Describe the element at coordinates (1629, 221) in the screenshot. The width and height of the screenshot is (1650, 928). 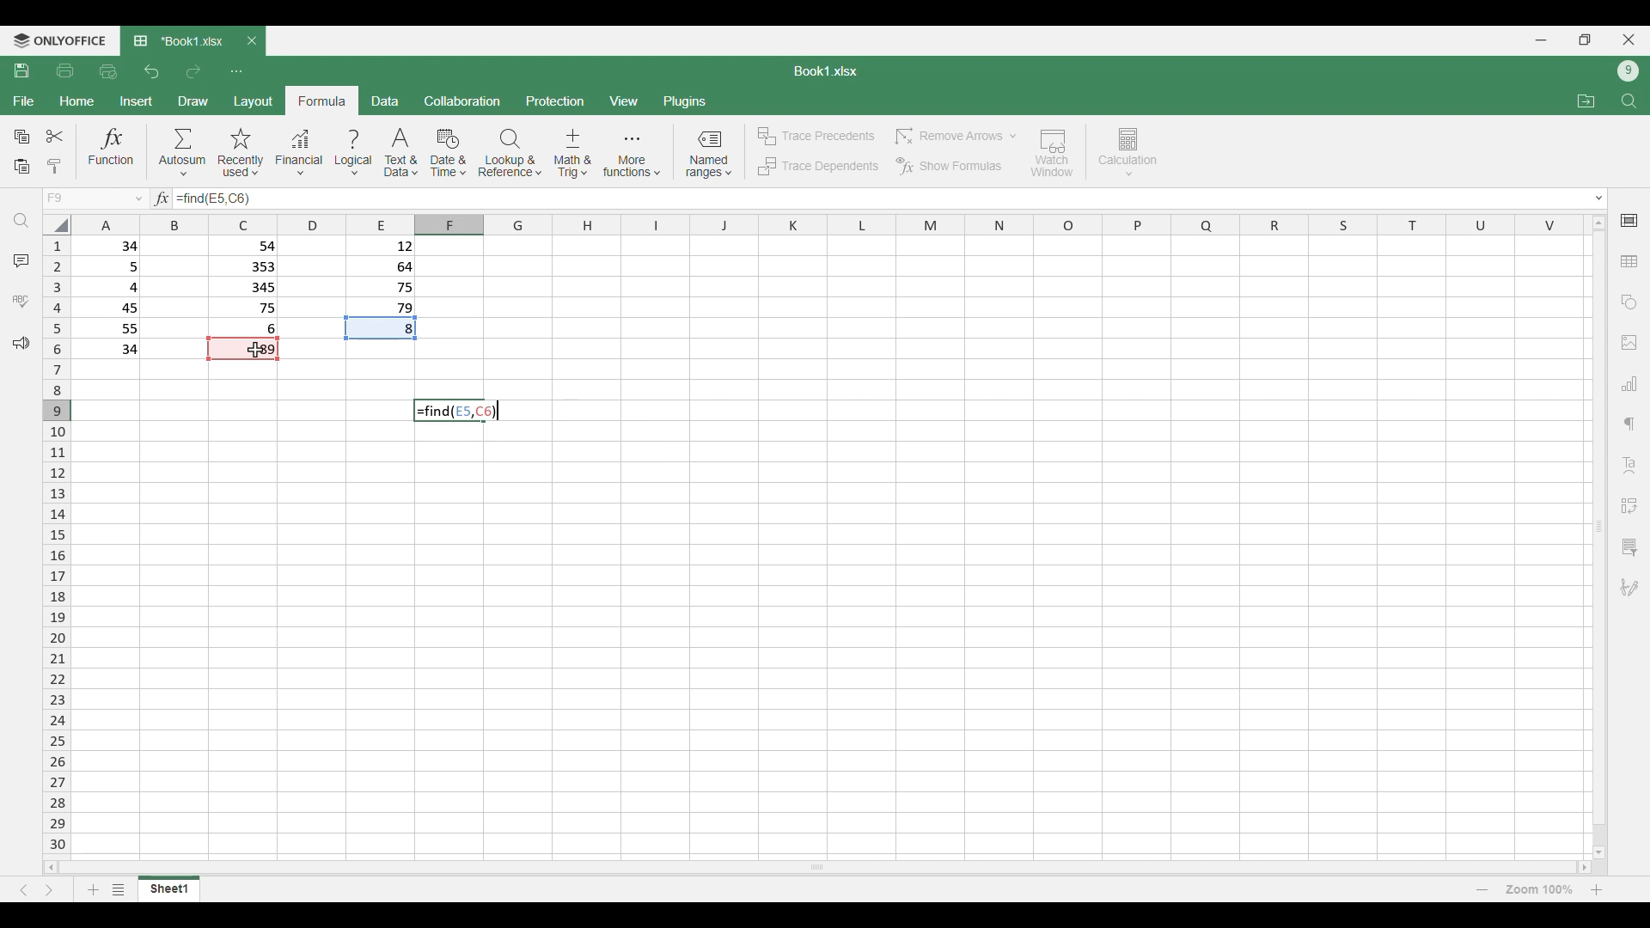
I see `Cell settings` at that location.